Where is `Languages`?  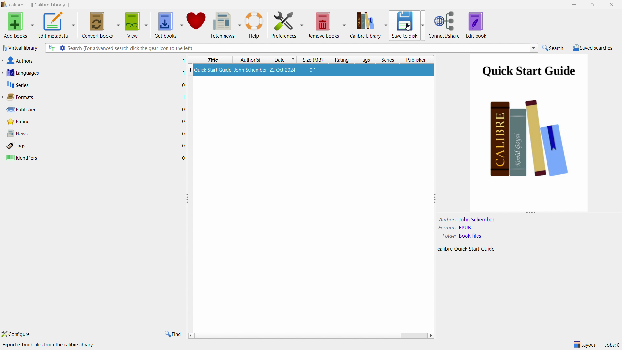 Languages is located at coordinates (23, 73).